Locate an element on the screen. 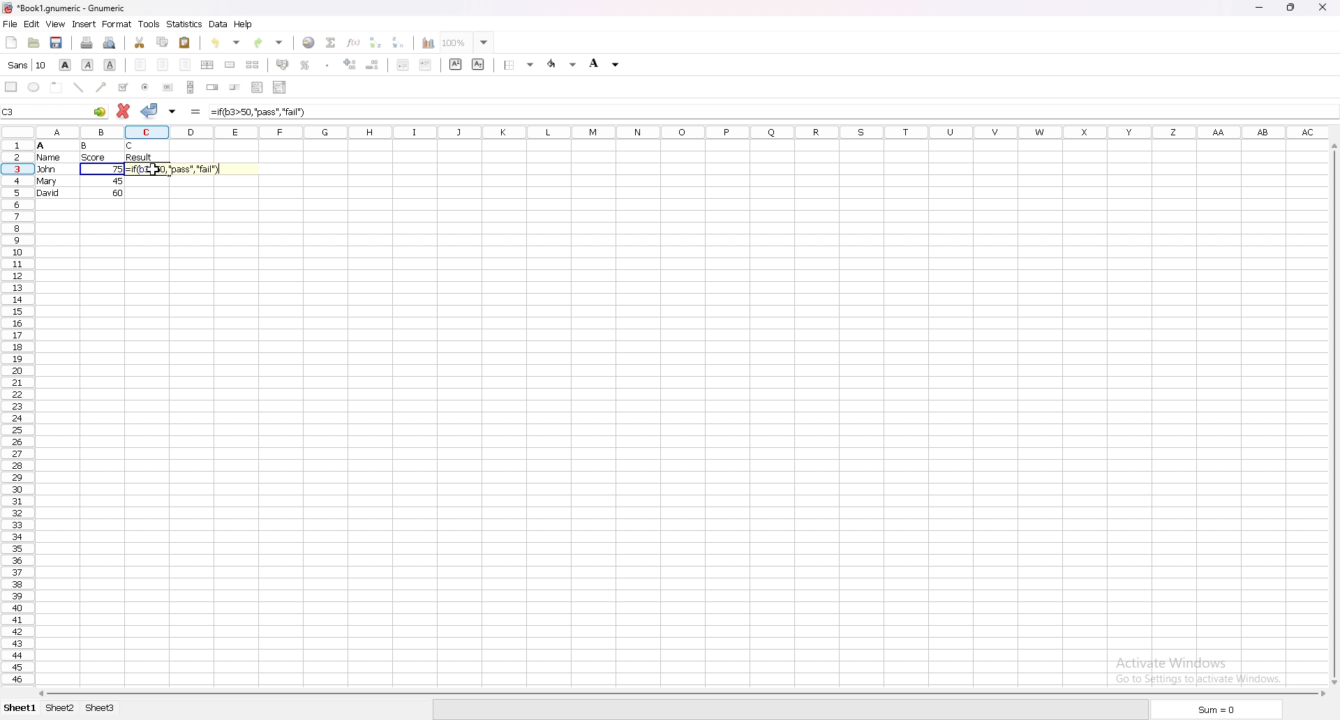  b is located at coordinates (84, 146).